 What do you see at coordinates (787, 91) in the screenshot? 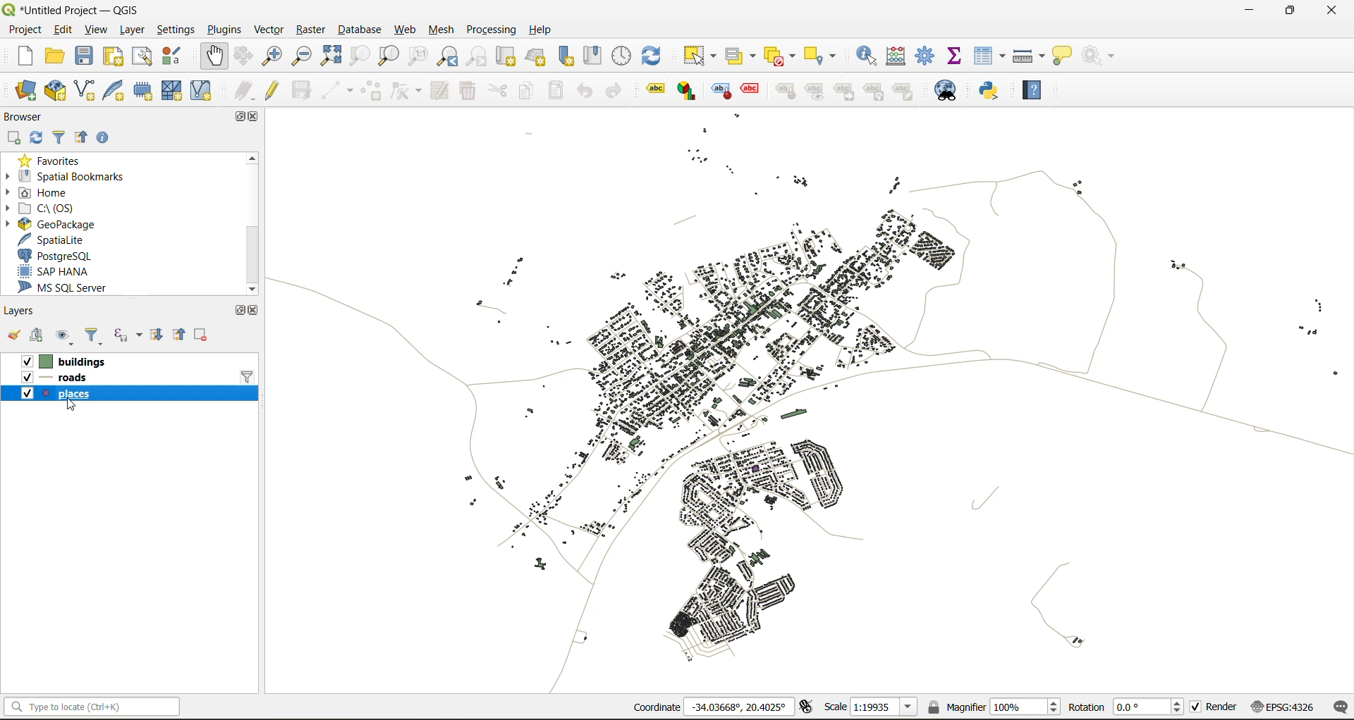
I see `pin/unpin labels and diagrams` at bounding box center [787, 91].